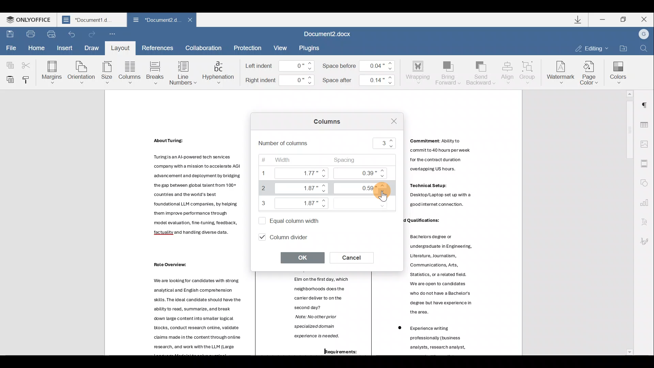 This screenshot has width=654, height=368. What do you see at coordinates (529, 71) in the screenshot?
I see `Group` at bounding box center [529, 71].